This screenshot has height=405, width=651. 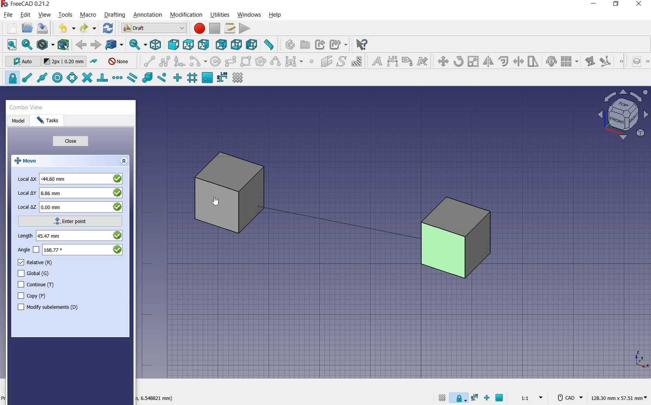 I want to click on bottom, so click(x=236, y=44).